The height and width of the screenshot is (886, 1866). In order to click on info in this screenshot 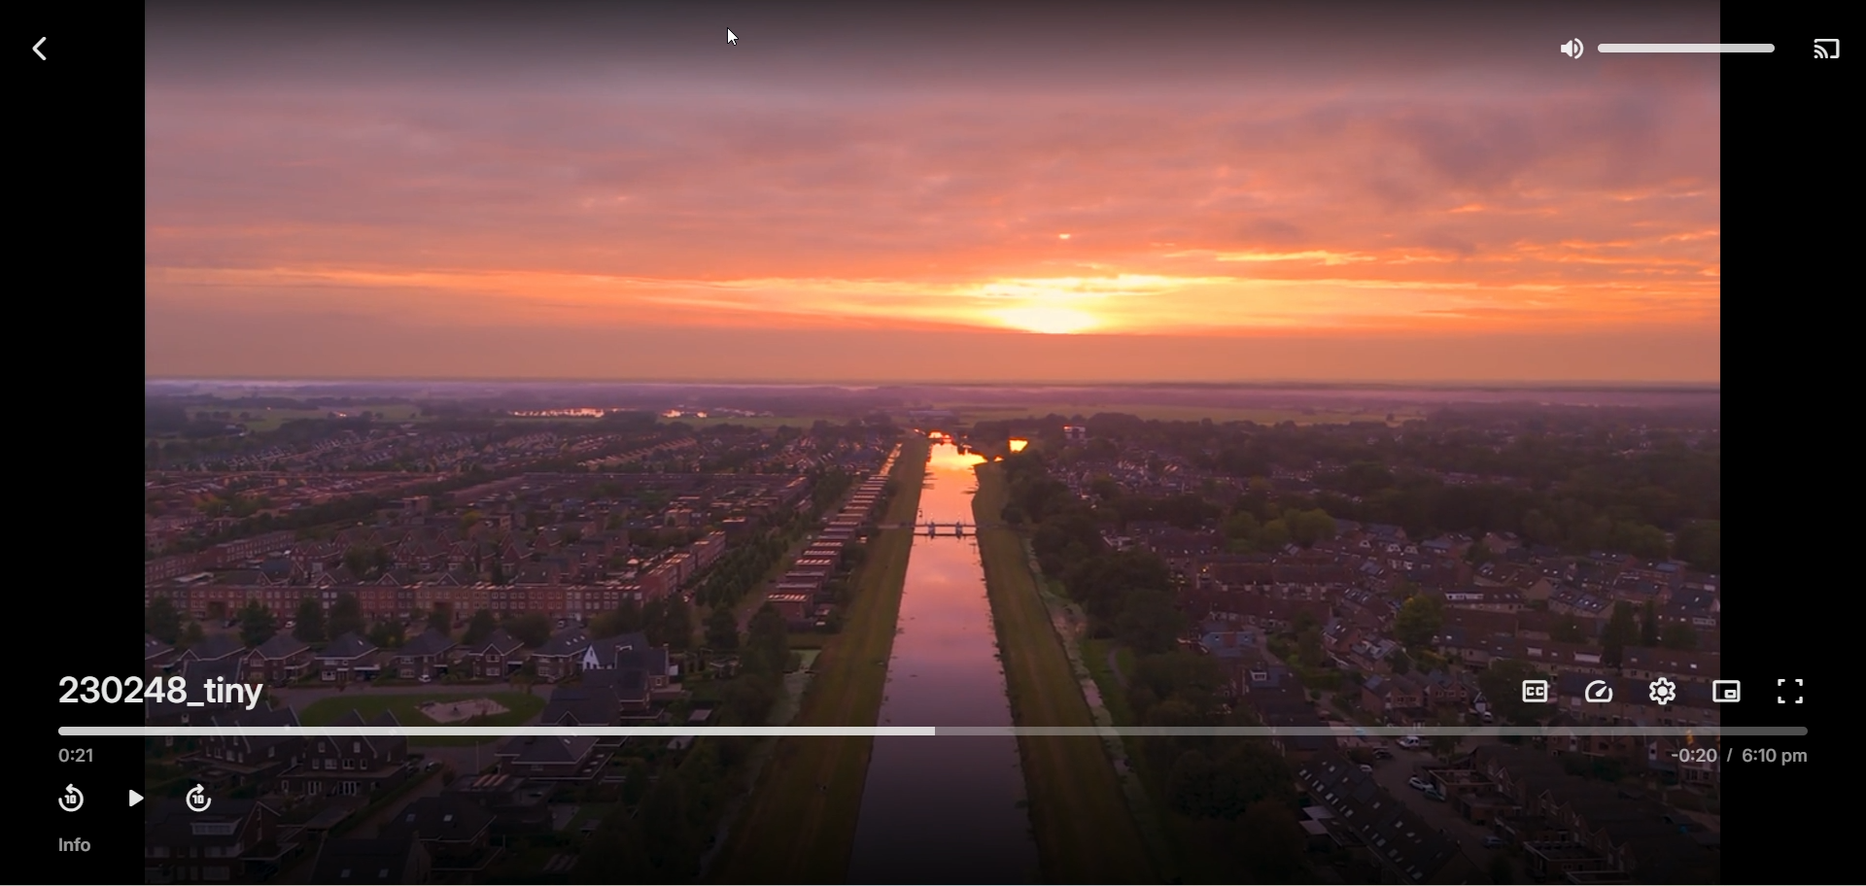, I will do `click(74, 844)`.